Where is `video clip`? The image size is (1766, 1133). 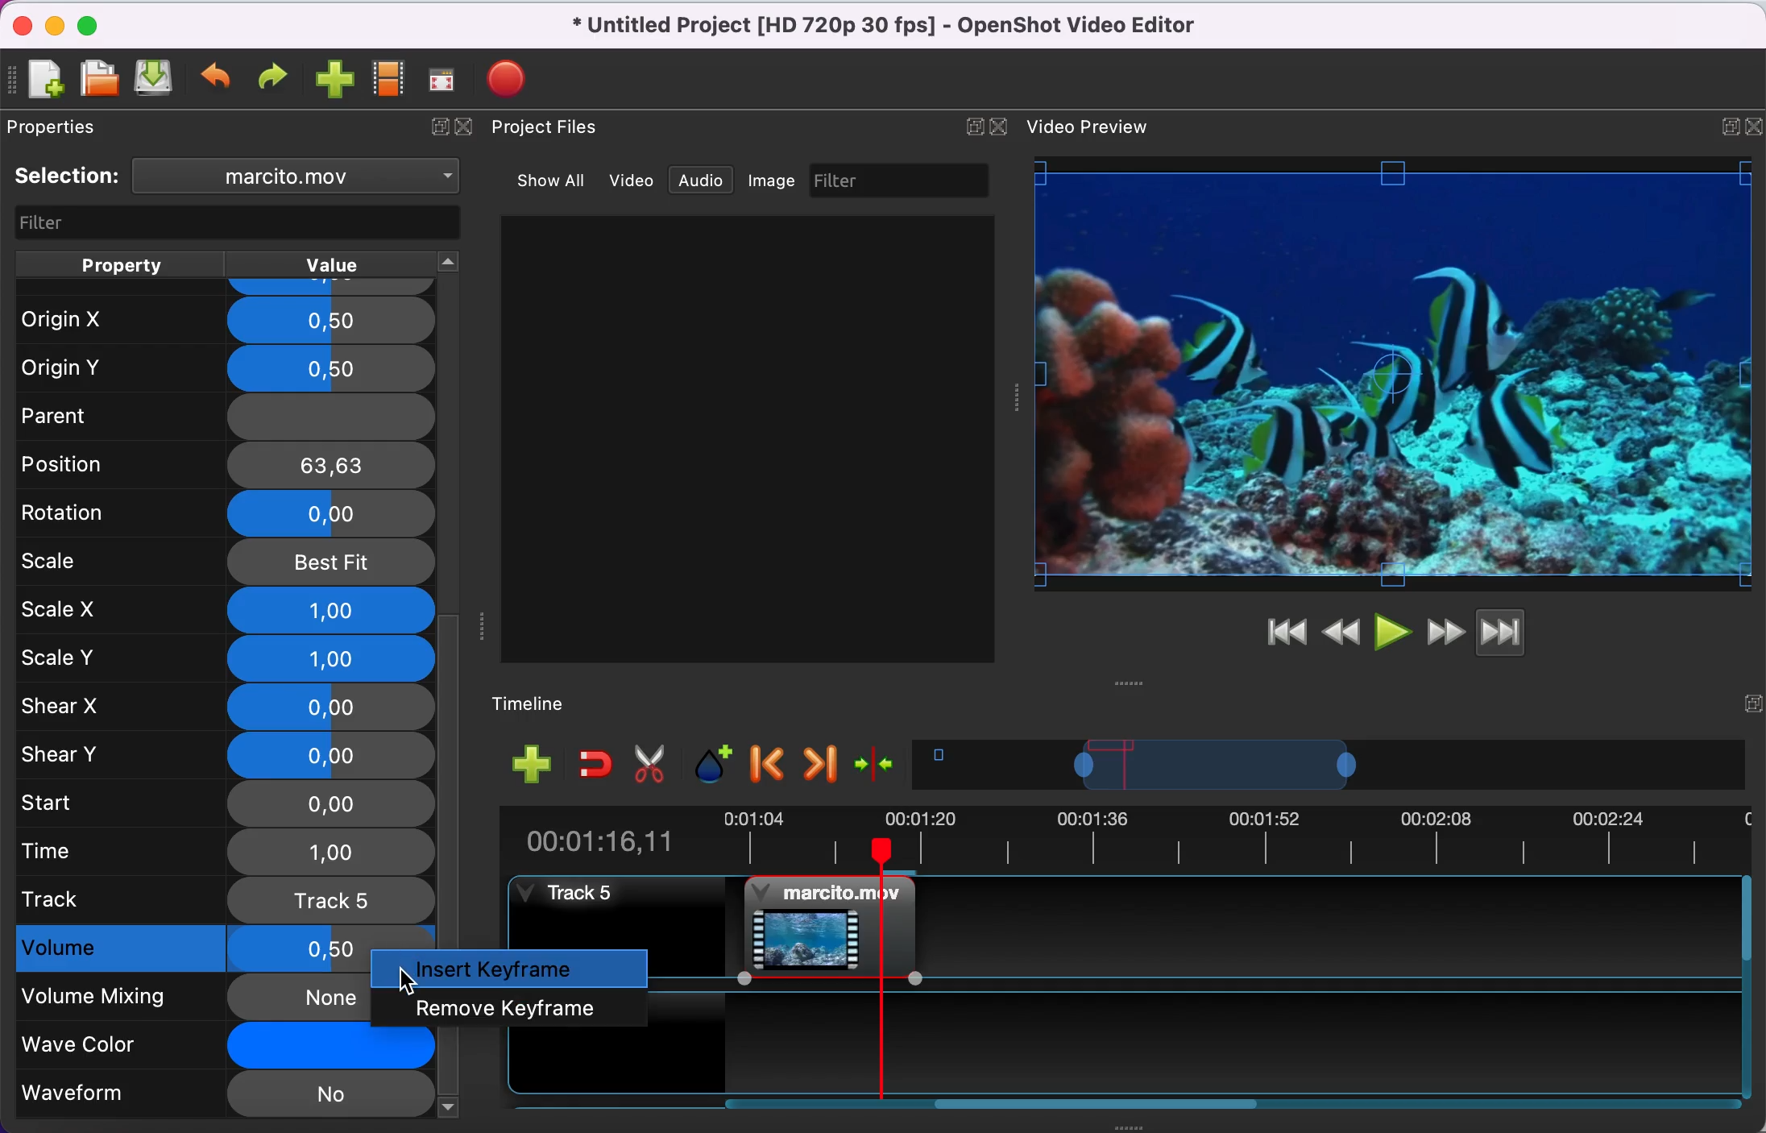 video clip is located at coordinates (821, 925).